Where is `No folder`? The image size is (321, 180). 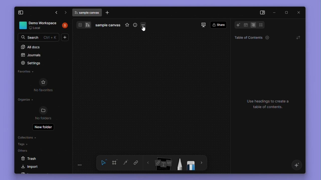 No folder is located at coordinates (44, 113).